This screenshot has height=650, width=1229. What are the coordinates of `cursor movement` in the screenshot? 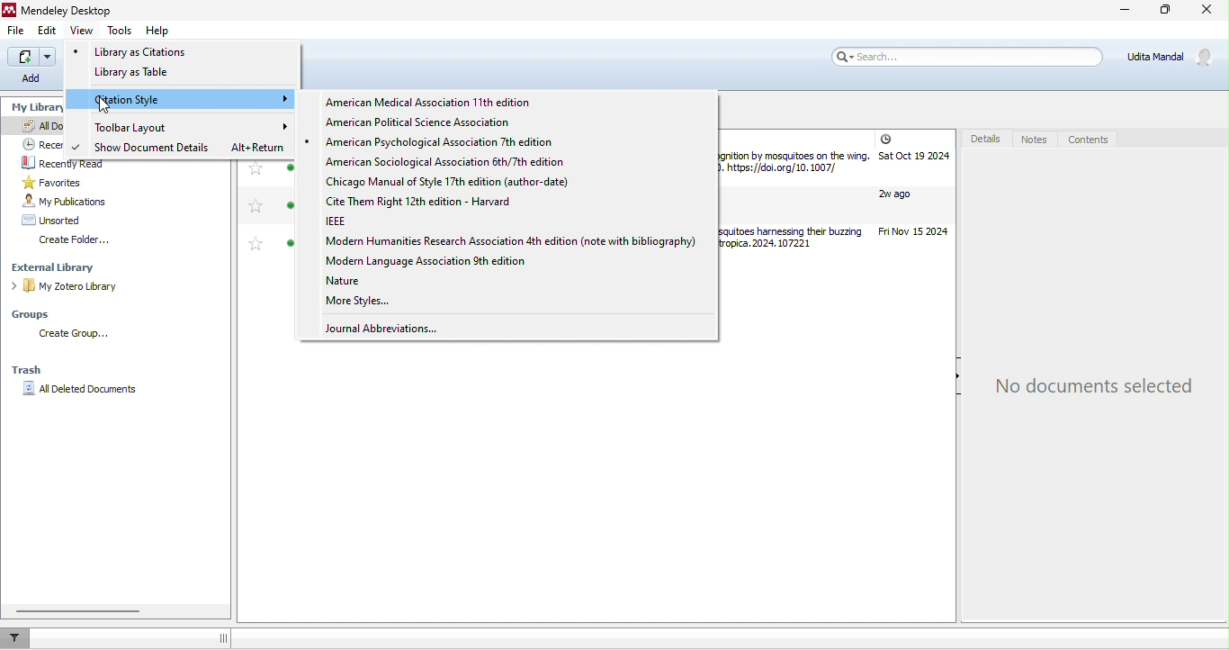 It's located at (109, 105).